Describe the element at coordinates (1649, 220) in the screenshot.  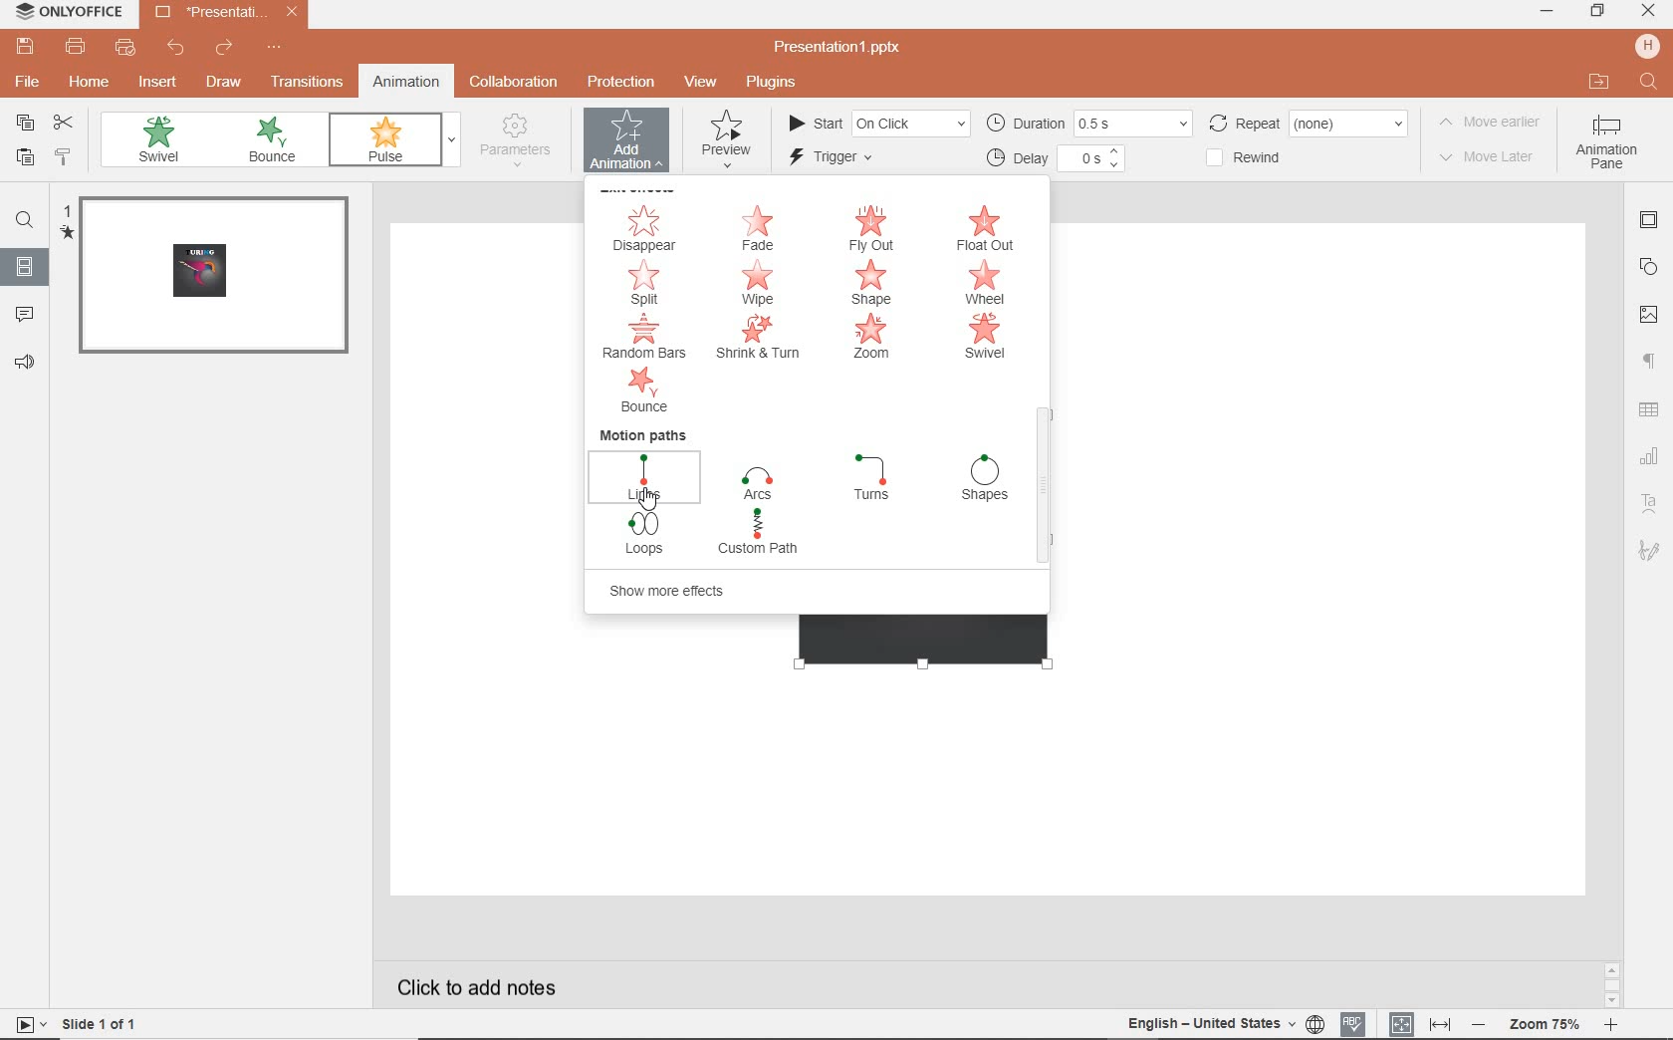
I see `slide settings` at that location.